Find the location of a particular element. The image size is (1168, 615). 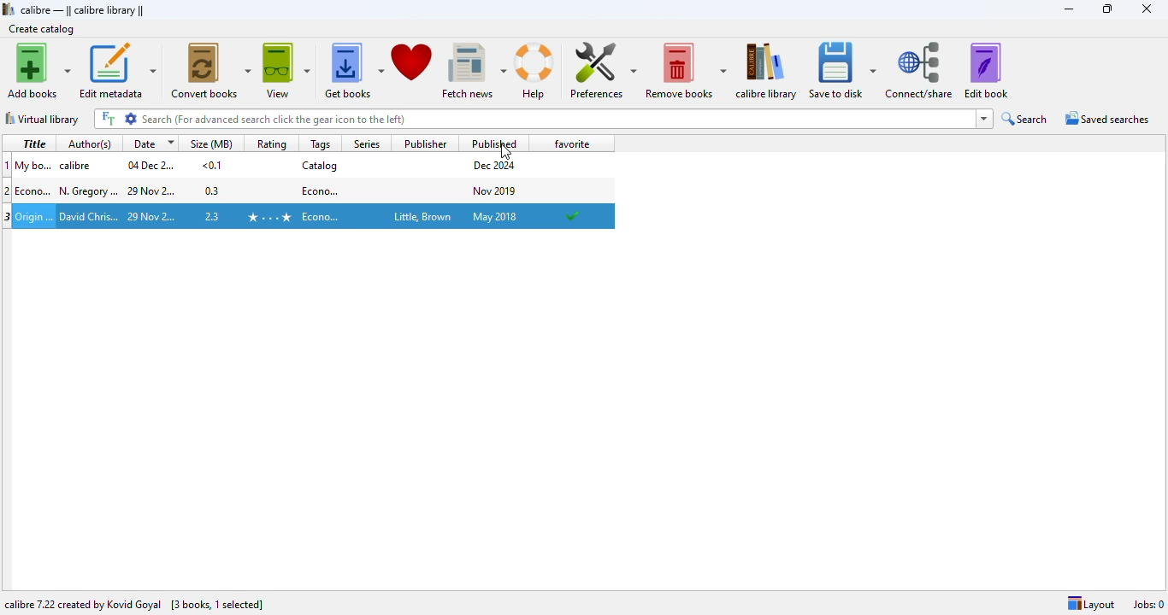

donate to support calibre is located at coordinates (412, 63).